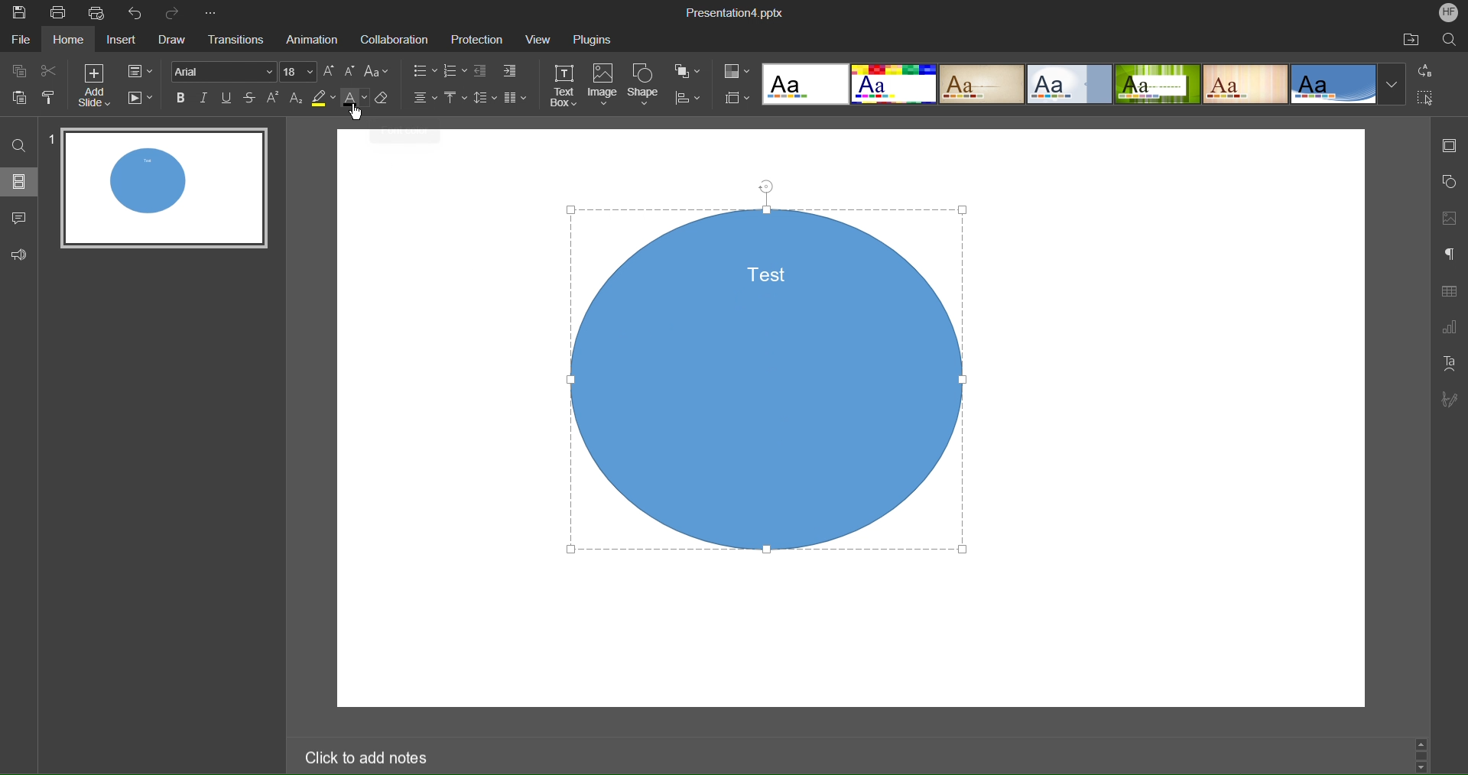  What do you see at coordinates (174, 39) in the screenshot?
I see `Draw` at bounding box center [174, 39].